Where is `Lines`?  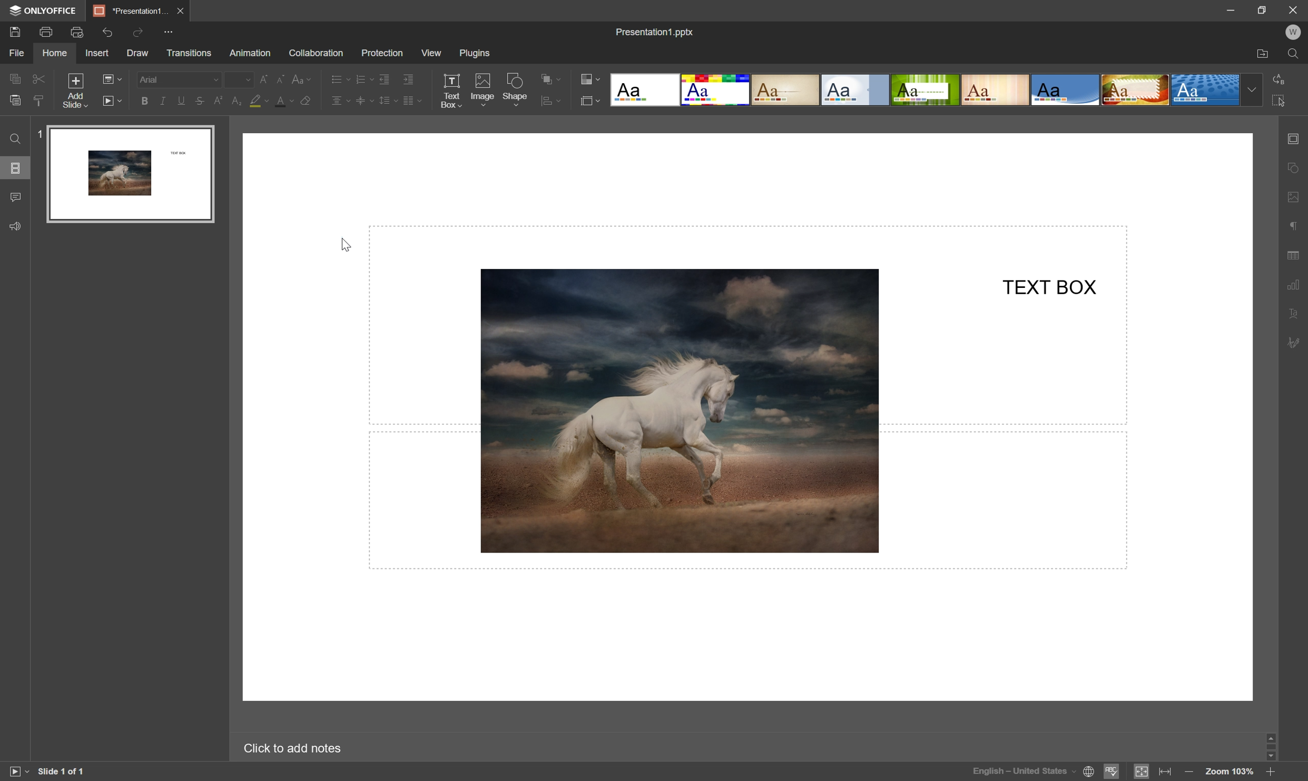 Lines is located at coordinates (995, 89).